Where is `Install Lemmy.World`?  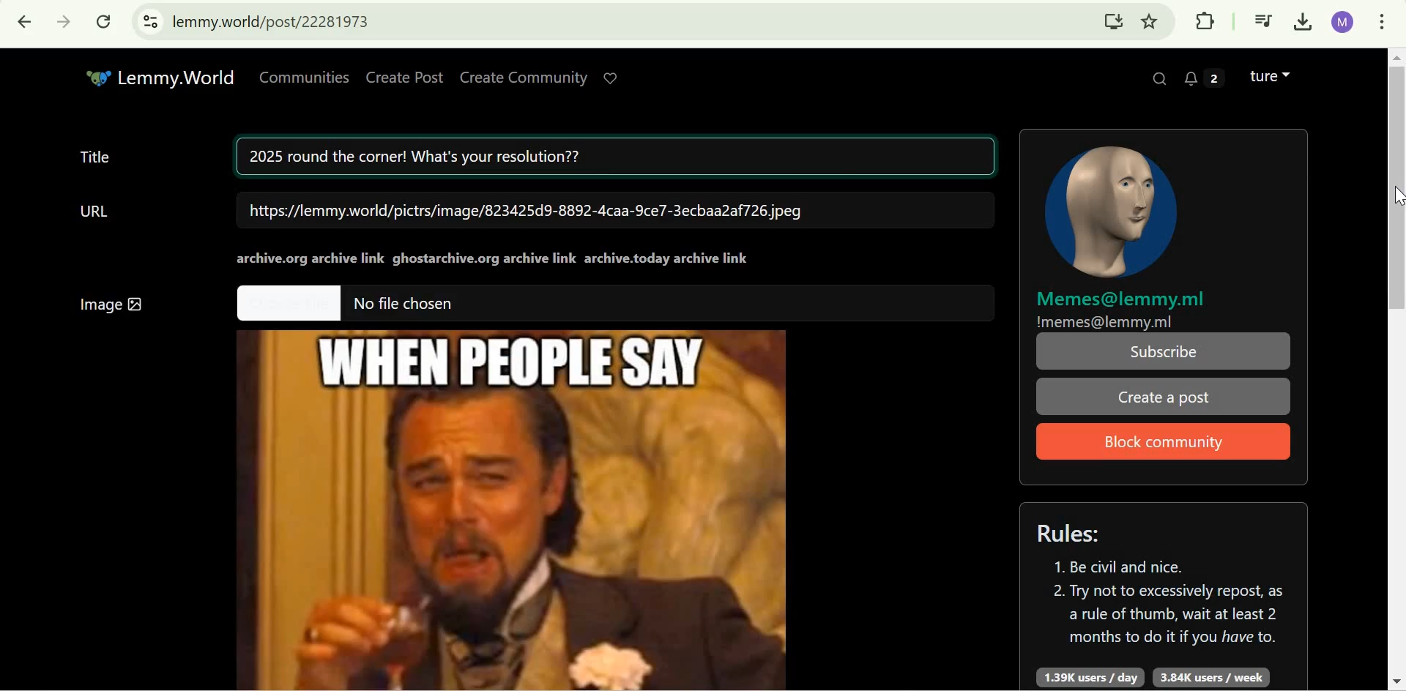
Install Lemmy.World is located at coordinates (1115, 20).